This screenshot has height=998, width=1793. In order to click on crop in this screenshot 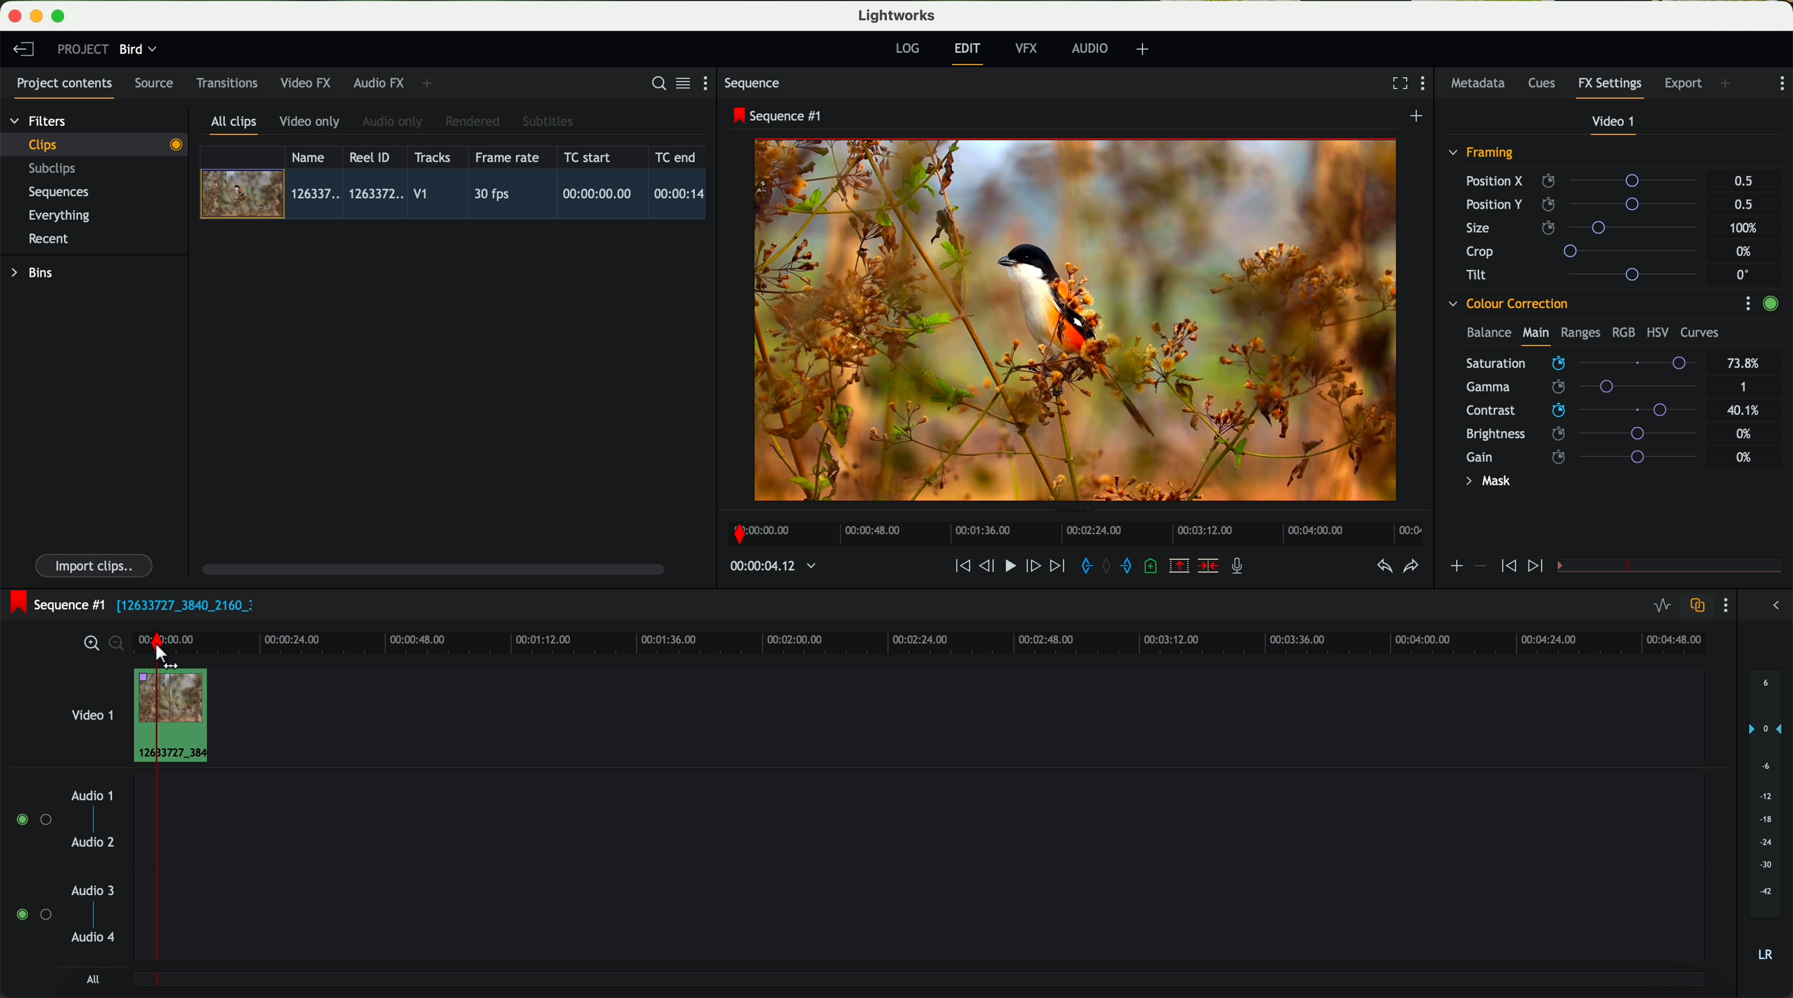, I will do `click(1587, 250)`.